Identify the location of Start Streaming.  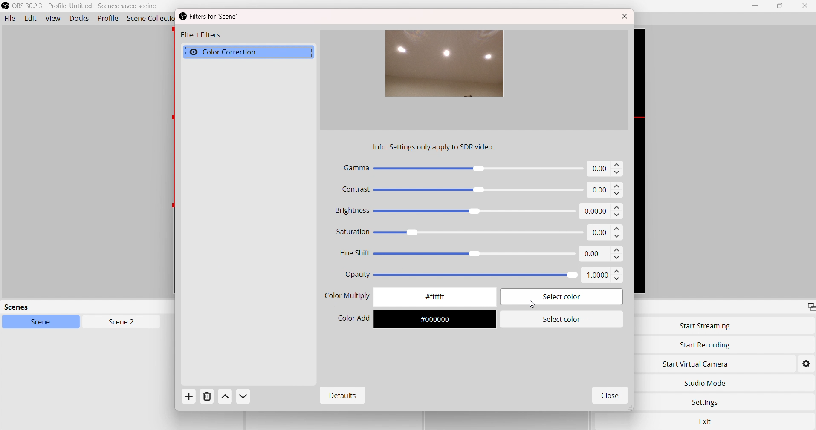
(706, 326).